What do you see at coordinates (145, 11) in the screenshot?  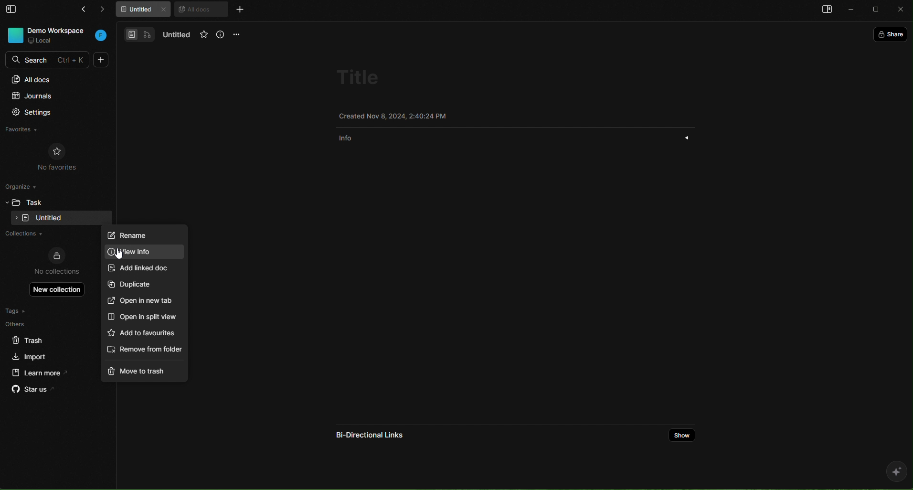 I see `untitled` at bounding box center [145, 11].